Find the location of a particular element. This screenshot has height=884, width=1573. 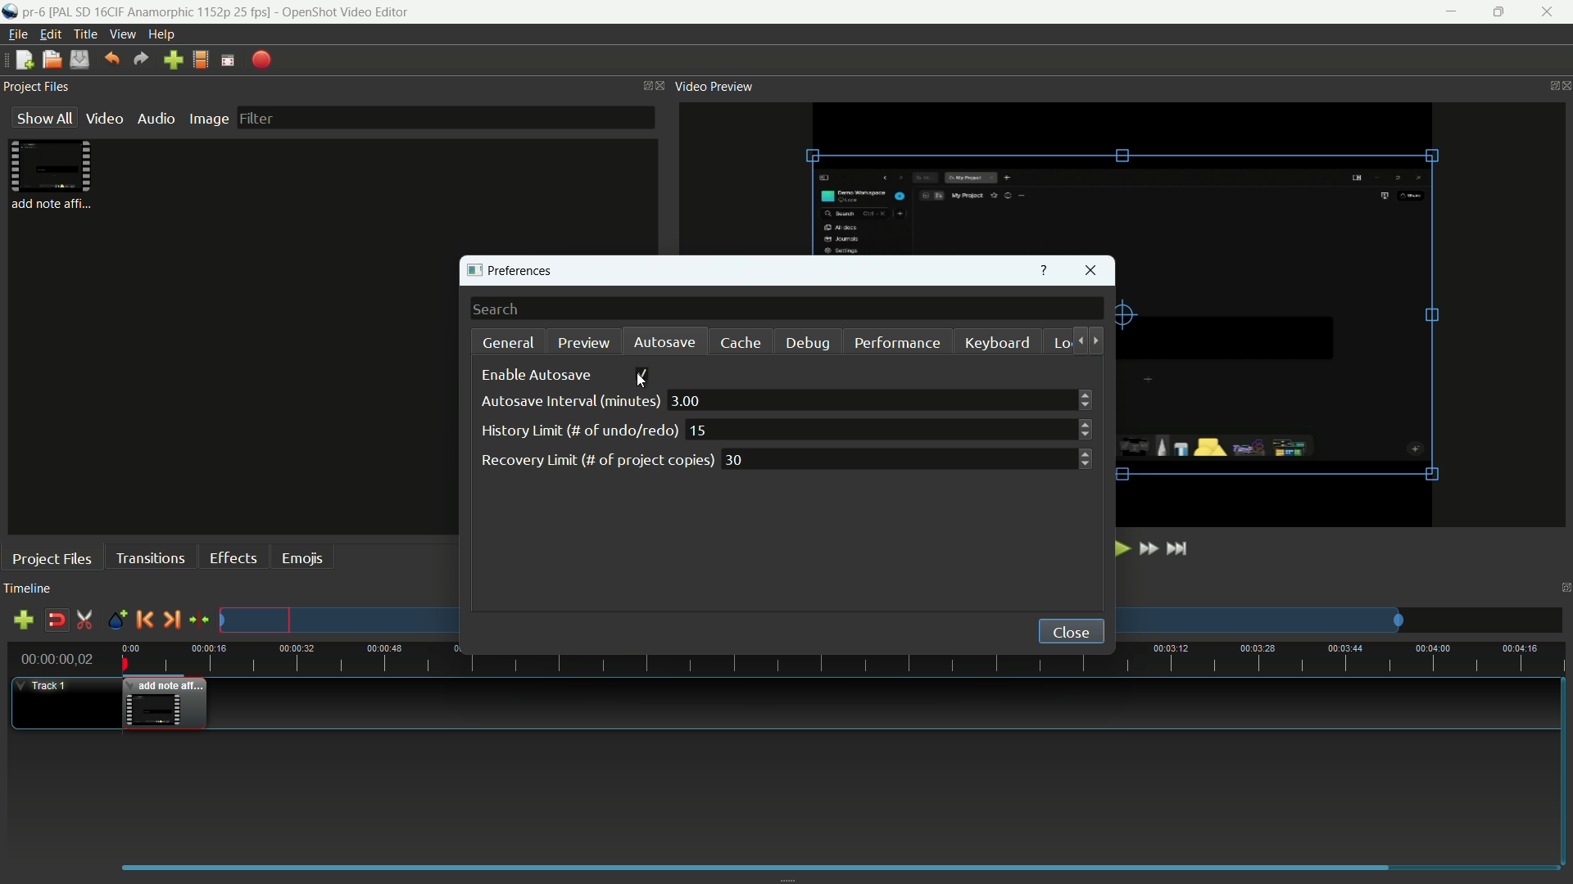

create marker is located at coordinates (116, 620).